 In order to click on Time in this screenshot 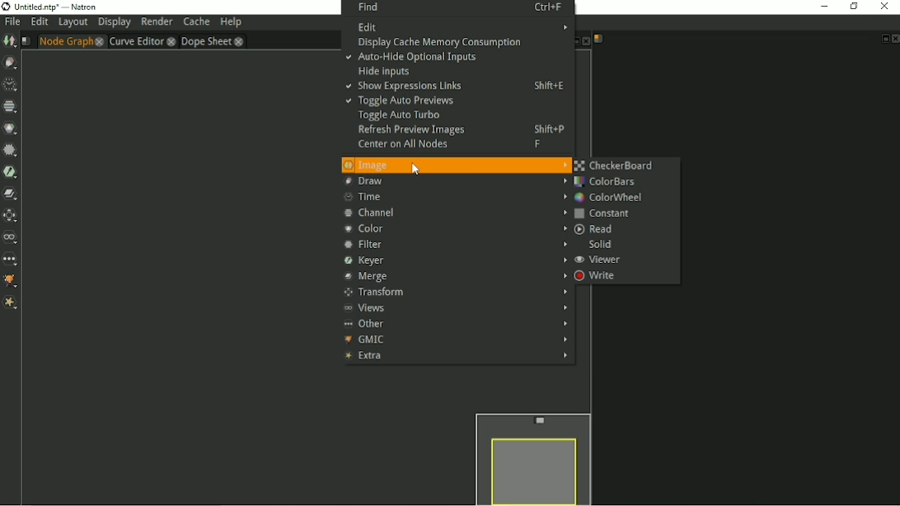, I will do `click(452, 197)`.